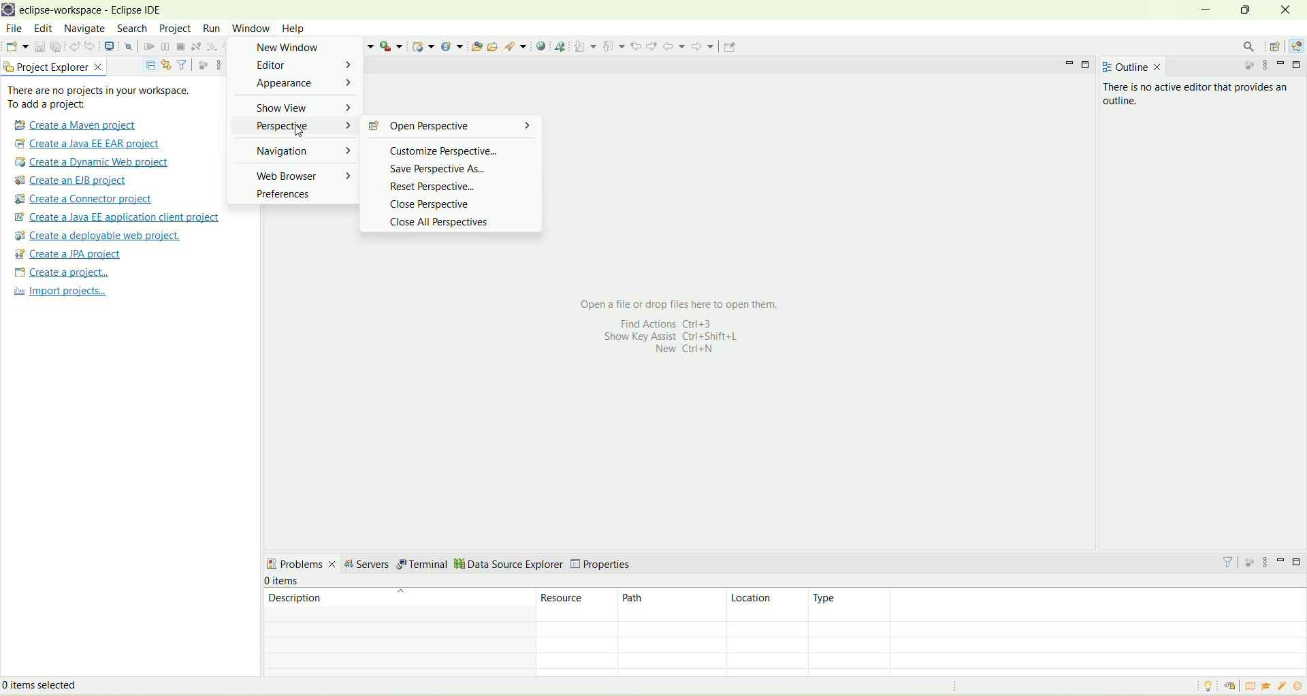  I want to click on samples, so click(1283, 686).